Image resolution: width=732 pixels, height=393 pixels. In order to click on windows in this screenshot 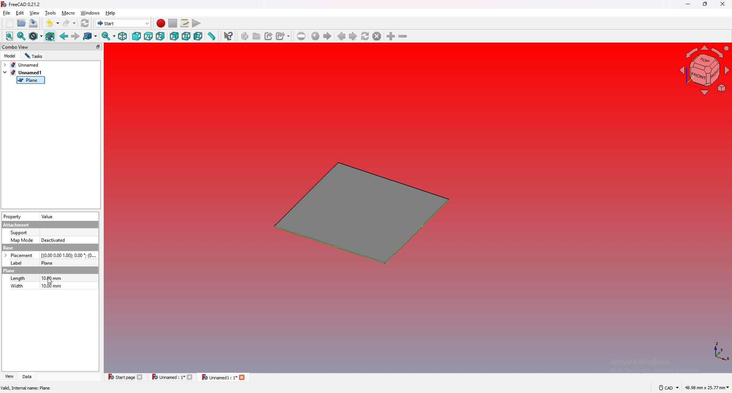, I will do `click(90, 13)`.